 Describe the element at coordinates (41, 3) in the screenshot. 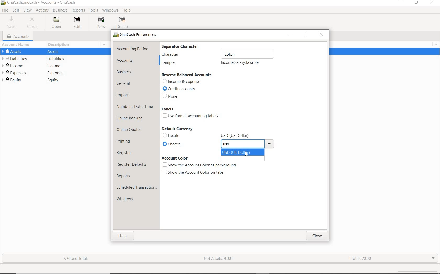

I see `system name` at that location.